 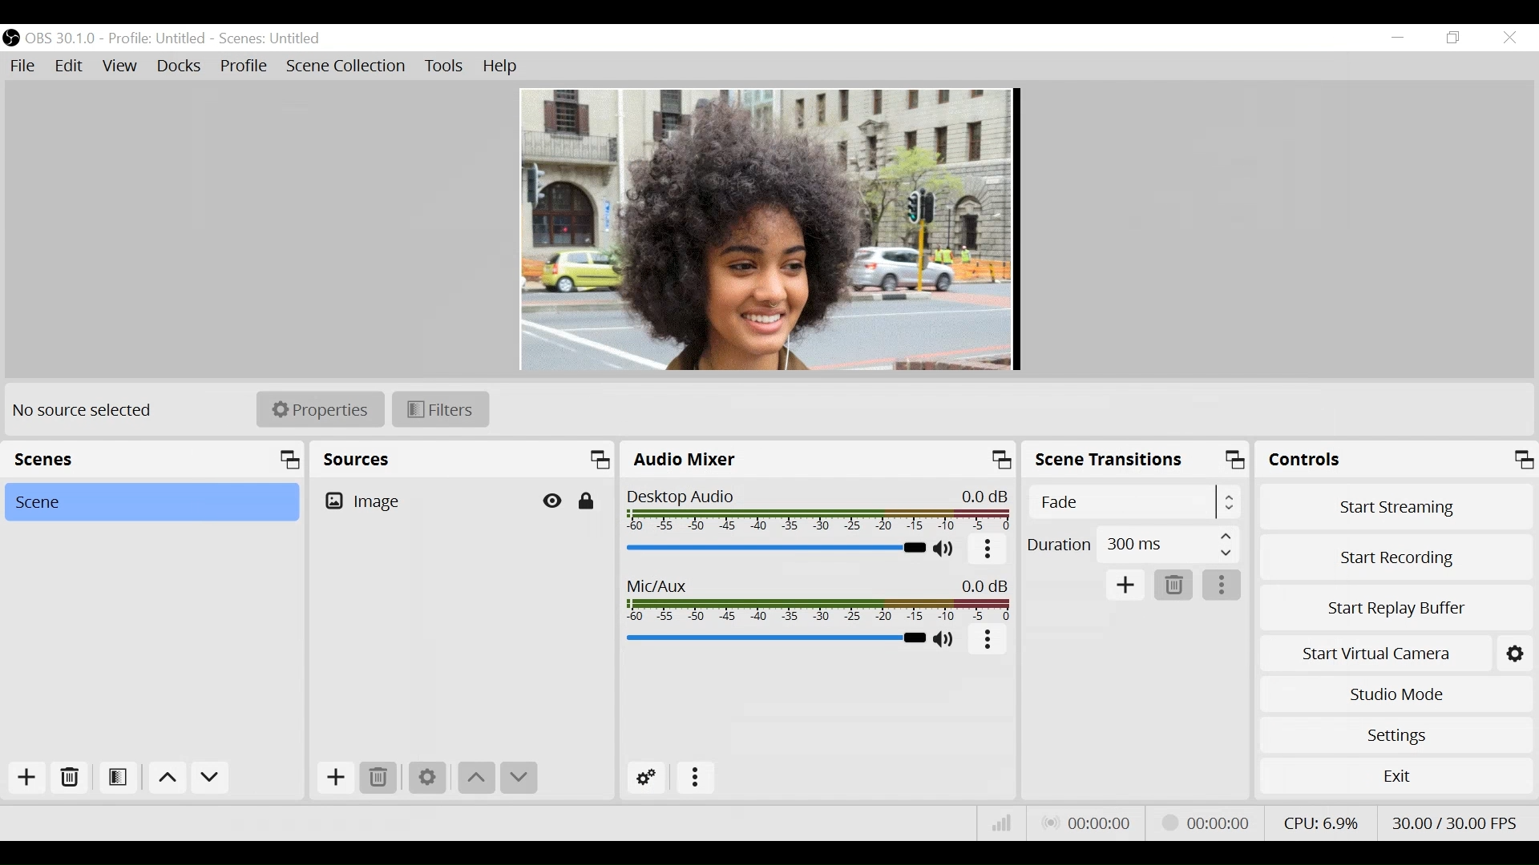 I want to click on Help, so click(x=503, y=67).